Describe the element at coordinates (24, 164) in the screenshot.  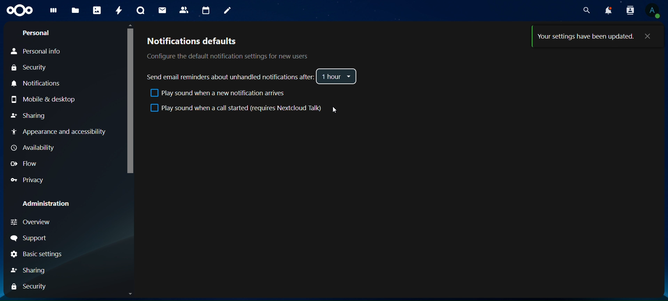
I see `Flow` at that location.